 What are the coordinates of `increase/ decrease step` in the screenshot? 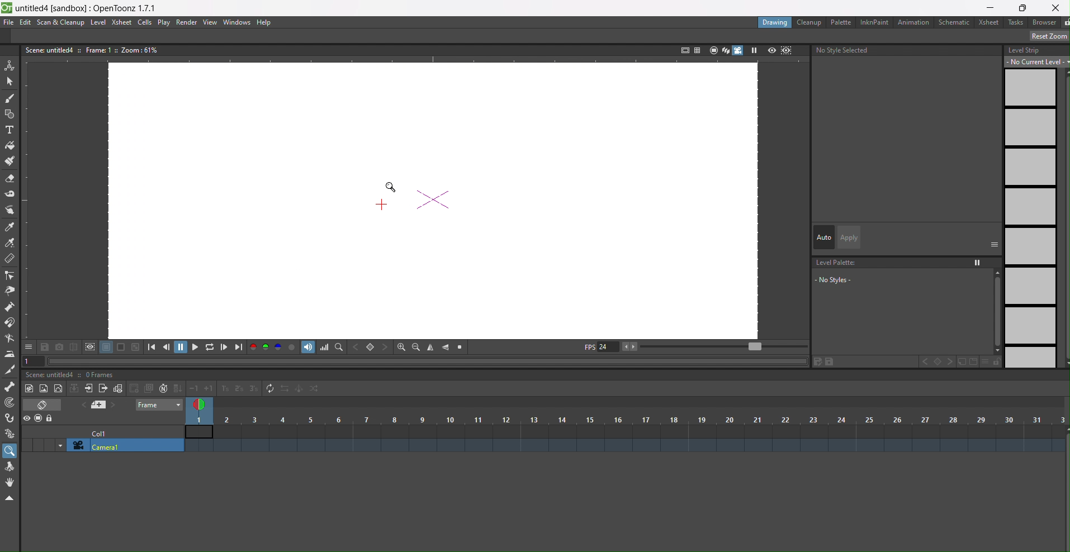 It's located at (224, 389).